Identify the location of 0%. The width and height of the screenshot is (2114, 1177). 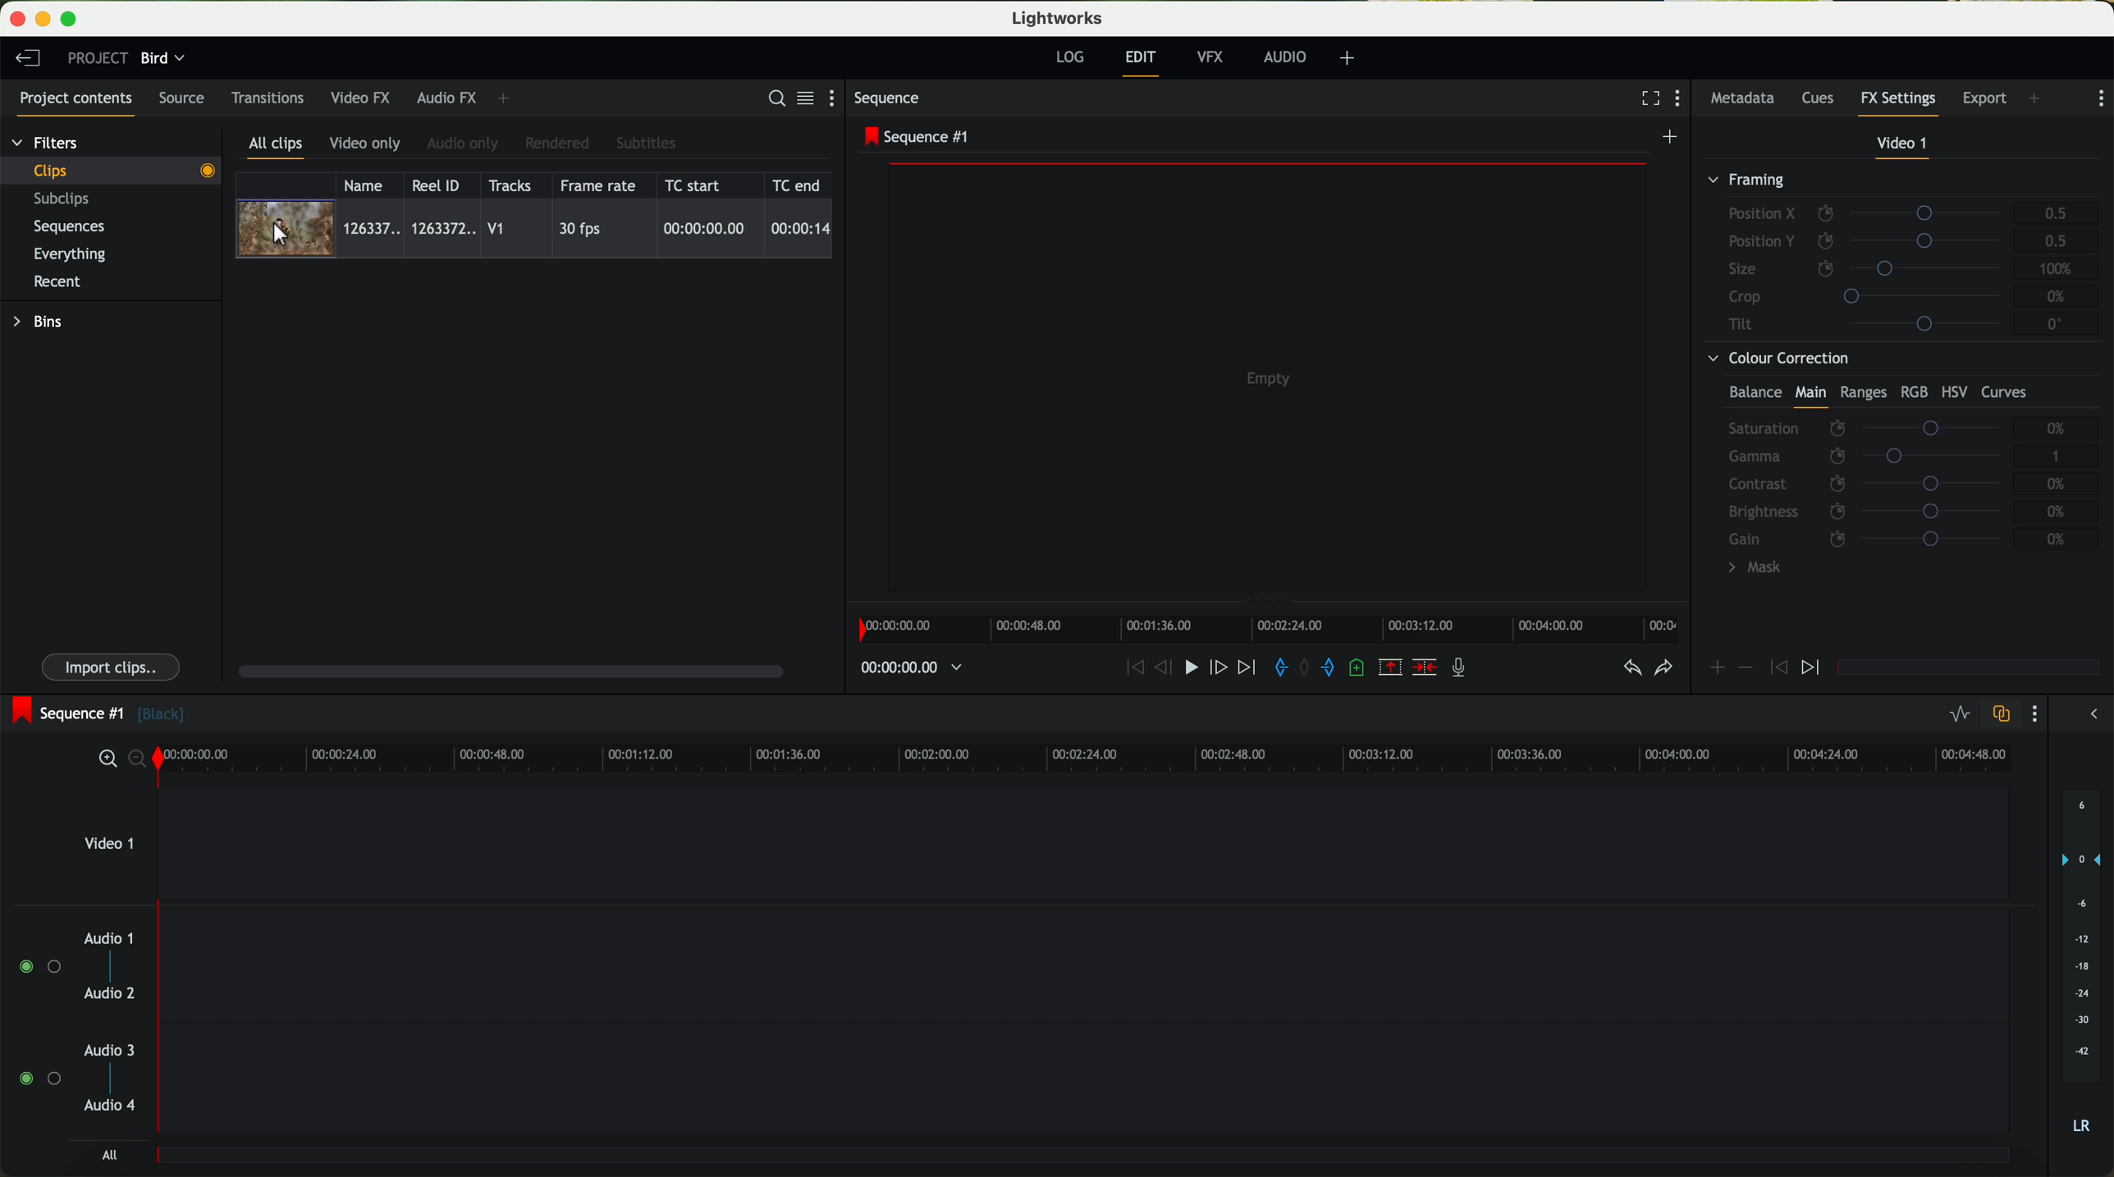
(2057, 428).